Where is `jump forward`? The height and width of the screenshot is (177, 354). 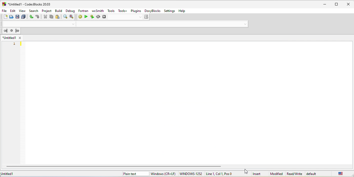
jump forward is located at coordinates (17, 30).